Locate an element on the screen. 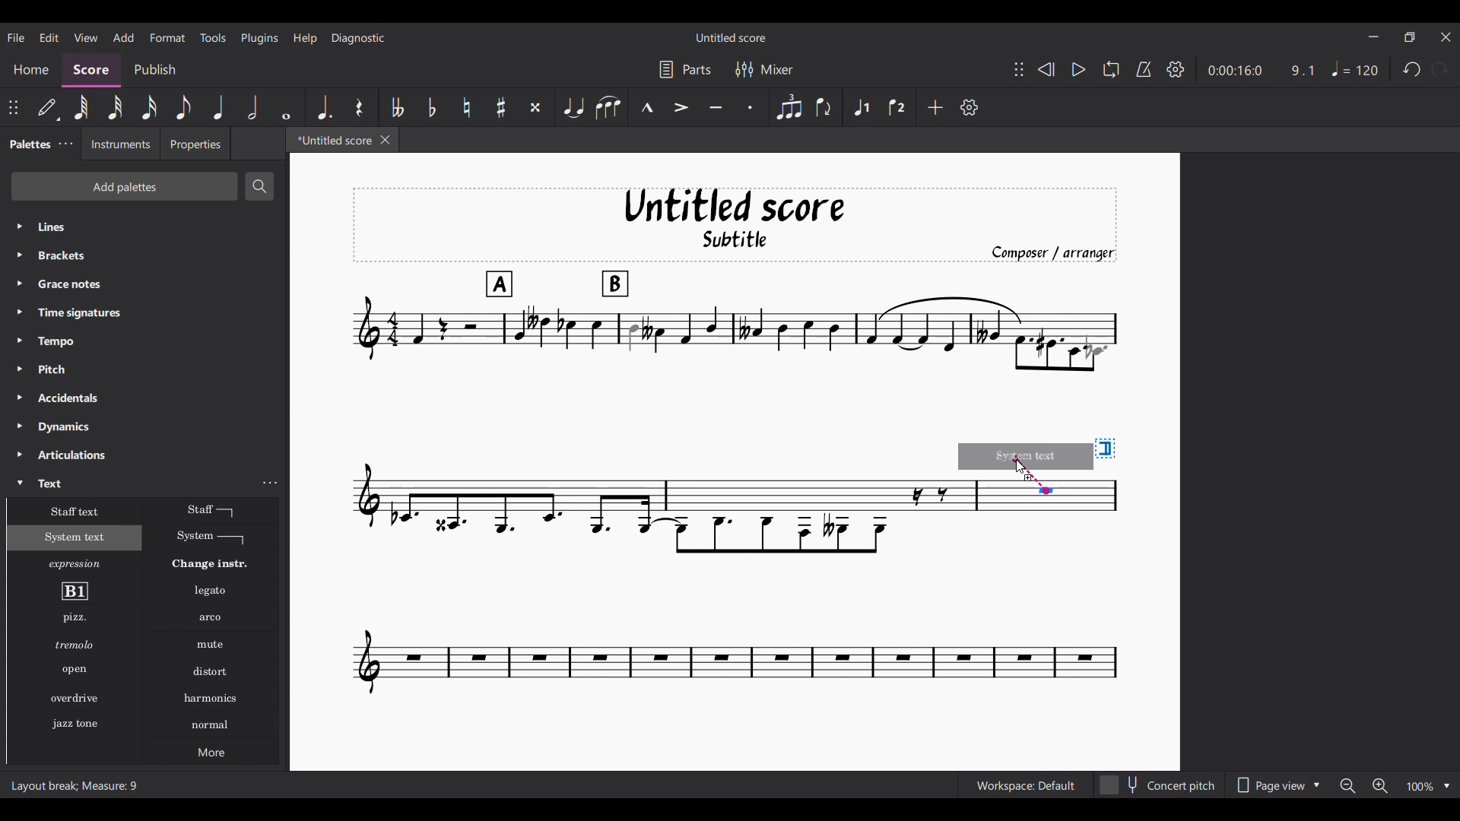 Image resolution: width=1460 pixels, height=821 pixels. Zoom in is located at coordinates (1380, 785).